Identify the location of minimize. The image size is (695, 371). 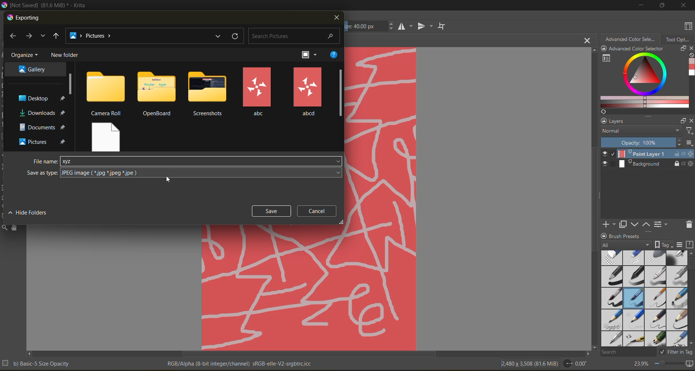
(640, 5).